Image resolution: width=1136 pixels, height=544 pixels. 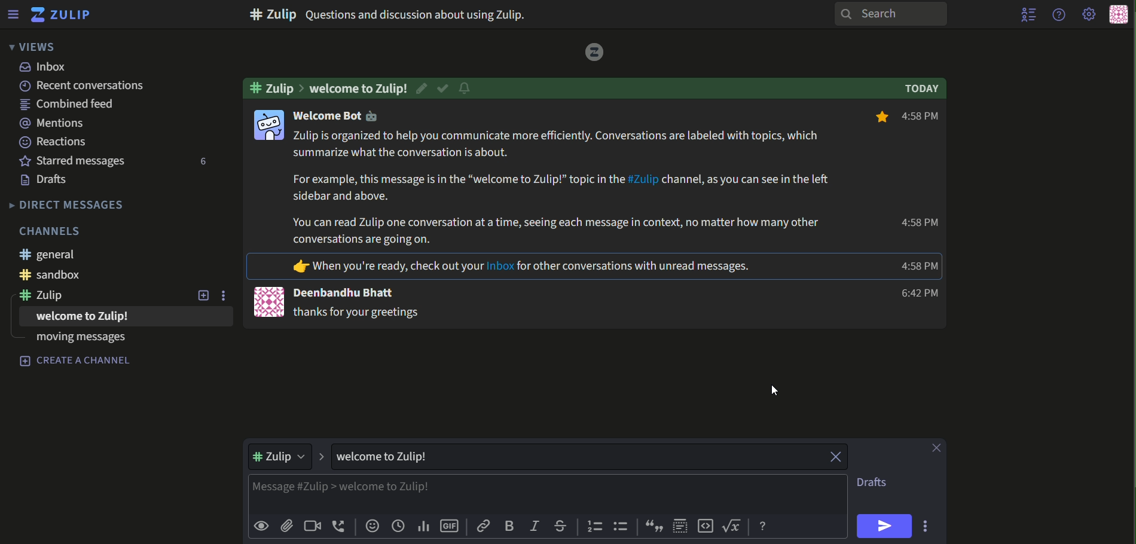 What do you see at coordinates (268, 124) in the screenshot?
I see `icon` at bounding box center [268, 124].